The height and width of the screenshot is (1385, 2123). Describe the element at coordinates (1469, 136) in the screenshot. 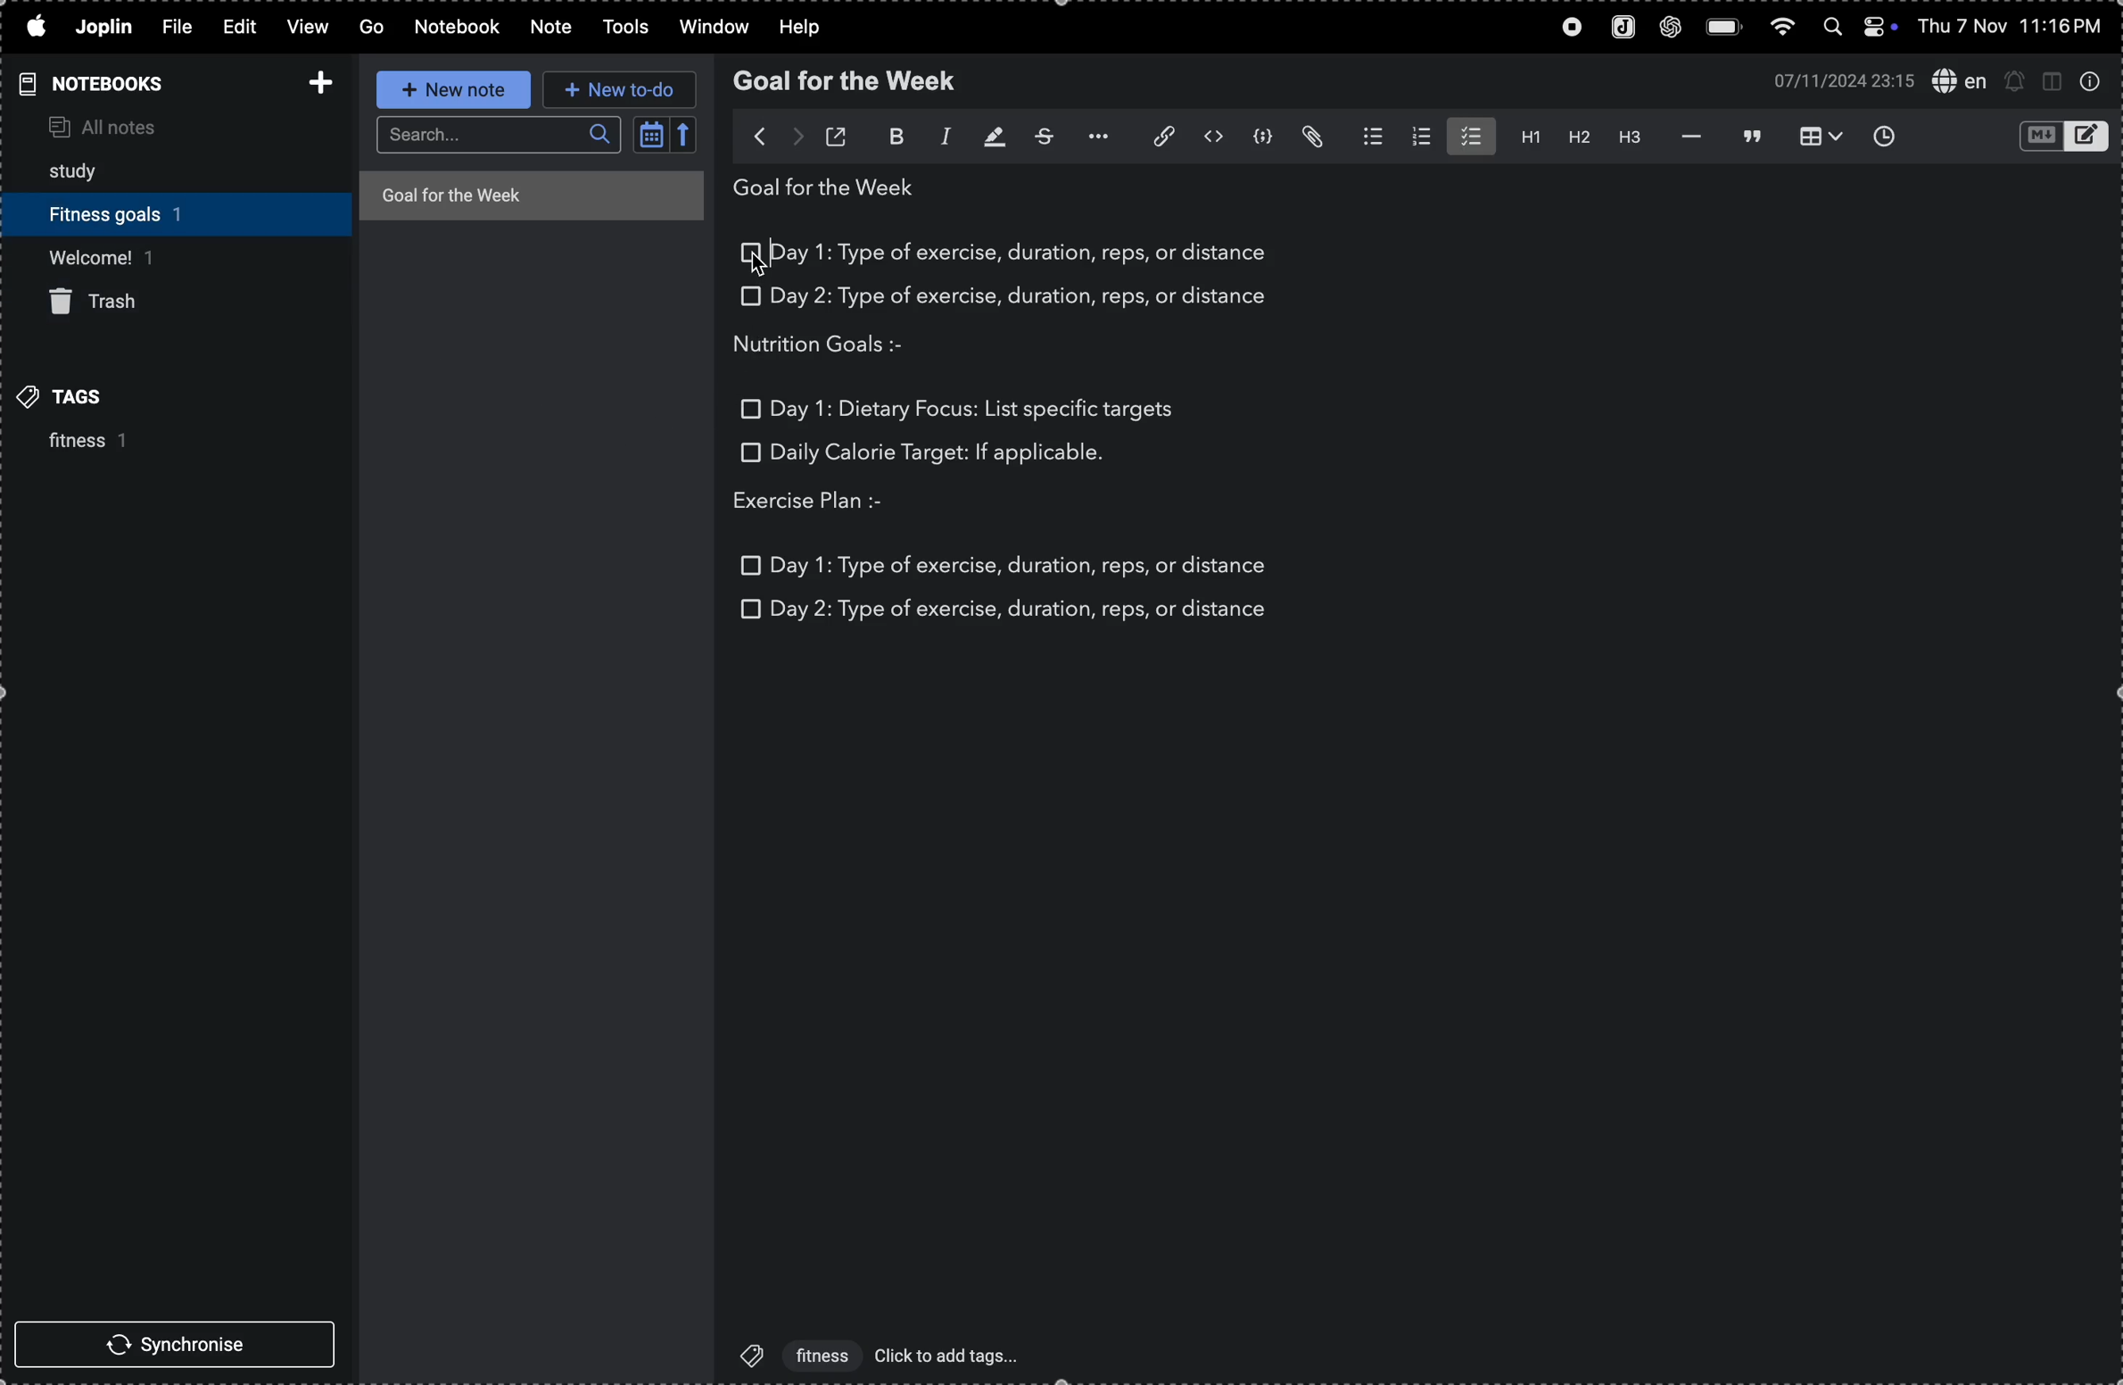

I see `check list` at that location.